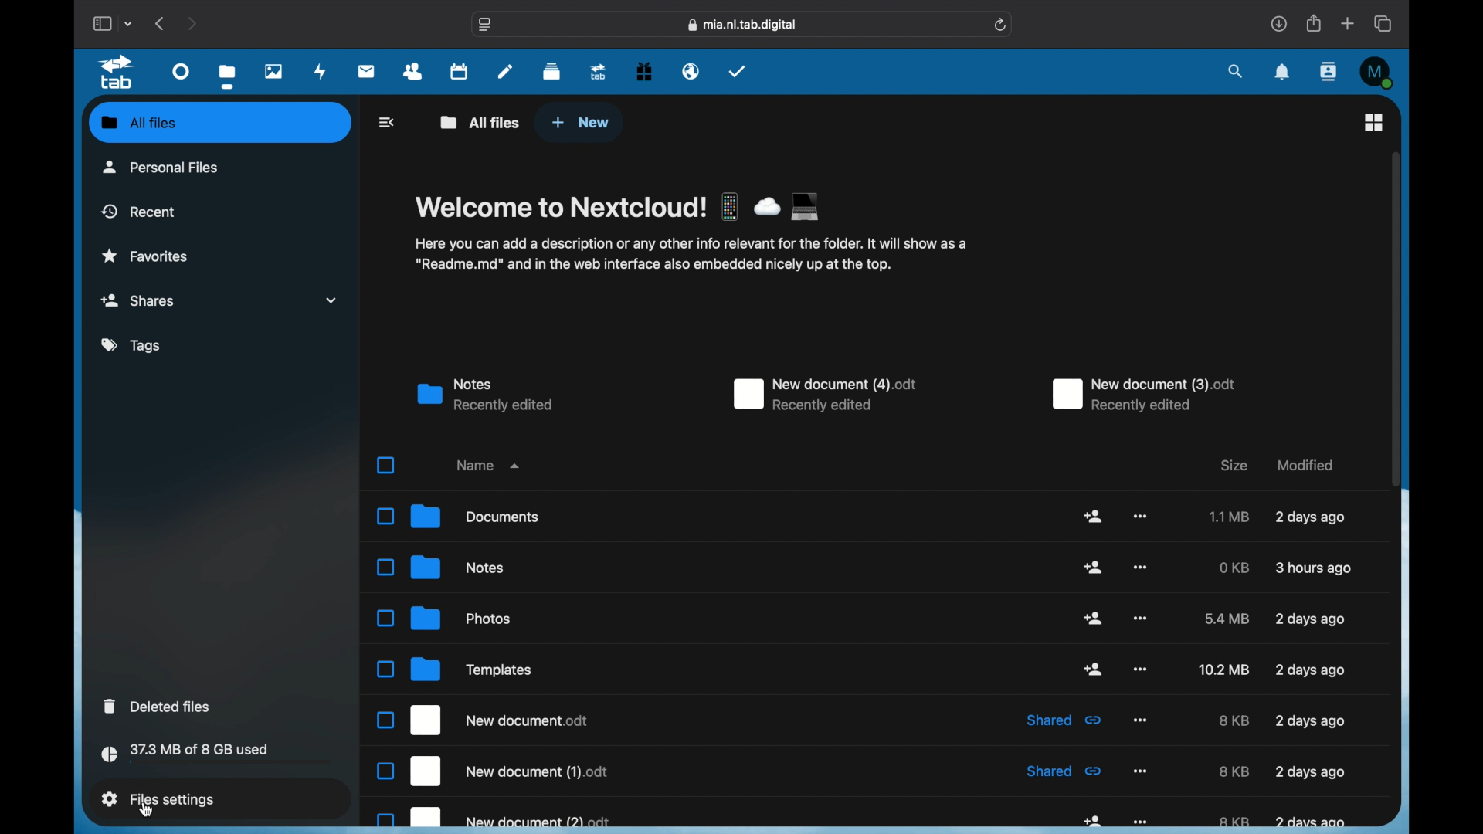 The image size is (1483, 834). What do you see at coordinates (1234, 71) in the screenshot?
I see `search` at bounding box center [1234, 71].